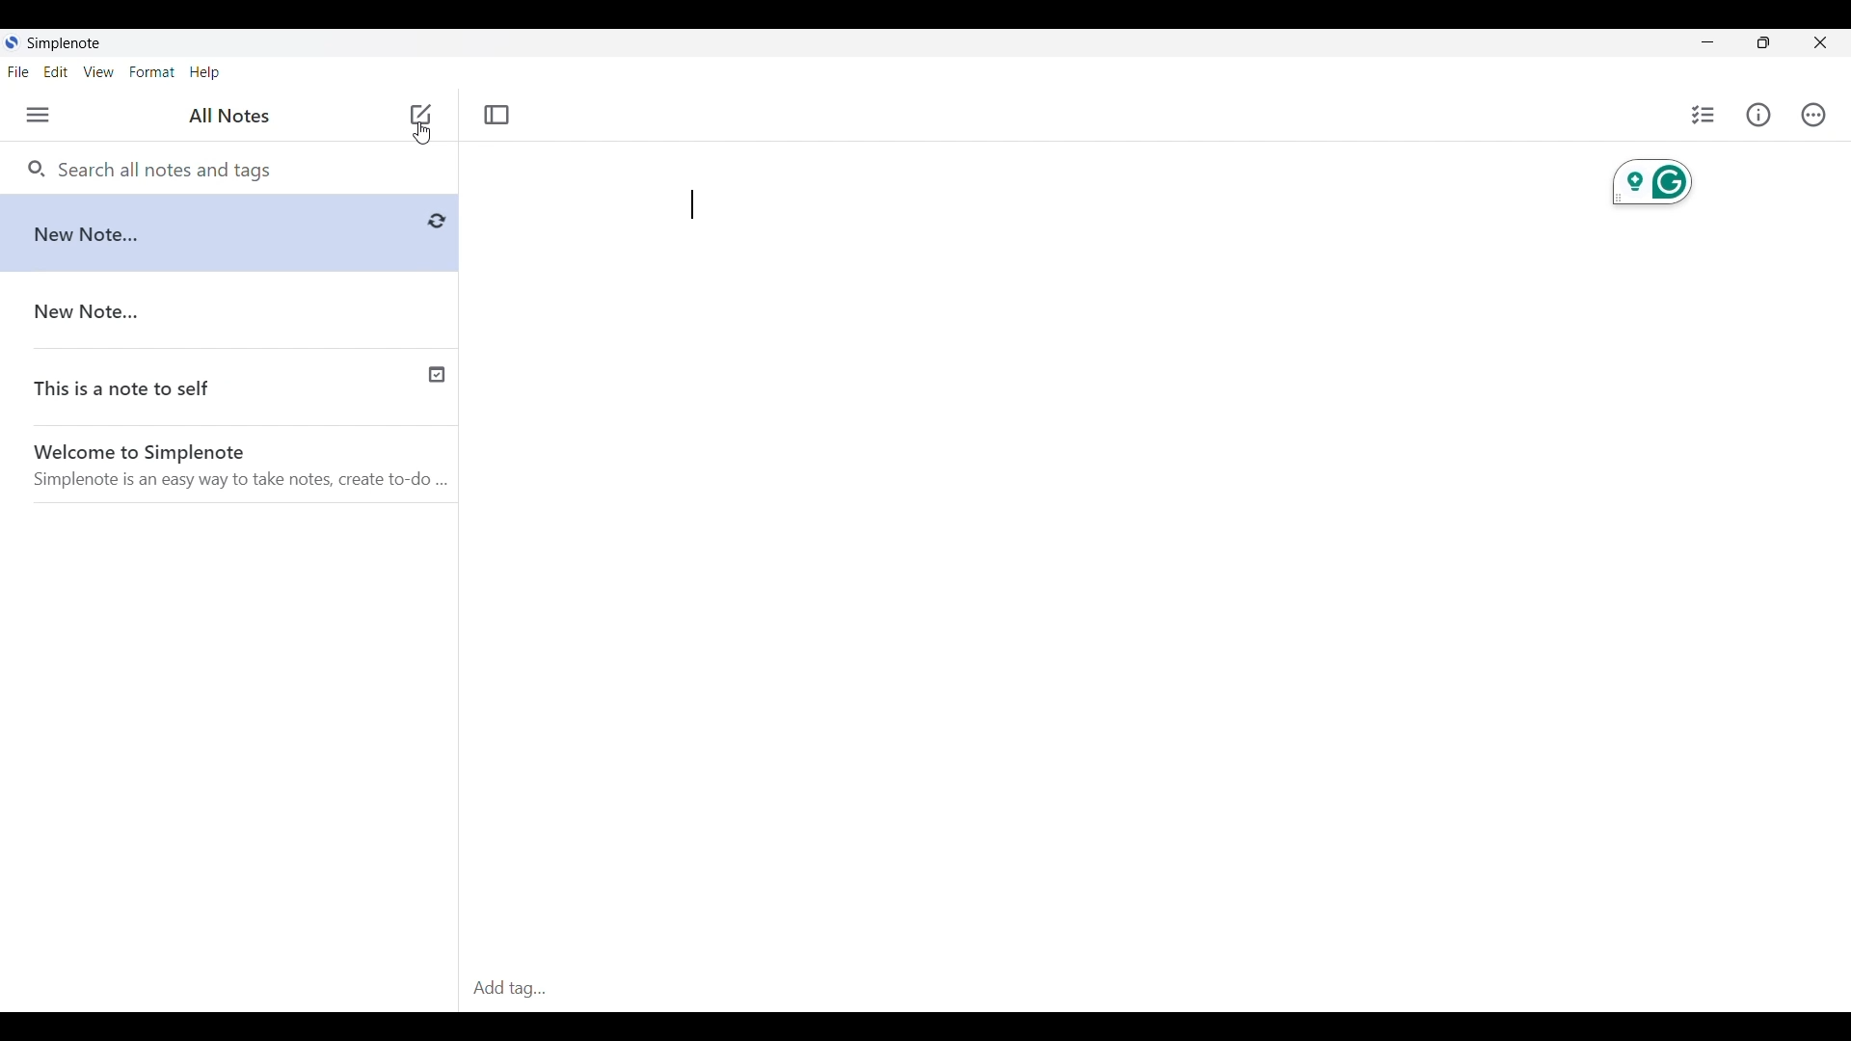 This screenshot has height=1041, width=1851. What do you see at coordinates (230, 390) in the screenshot?
I see `This is a note to self(Published note indicated with a check icon)` at bounding box center [230, 390].